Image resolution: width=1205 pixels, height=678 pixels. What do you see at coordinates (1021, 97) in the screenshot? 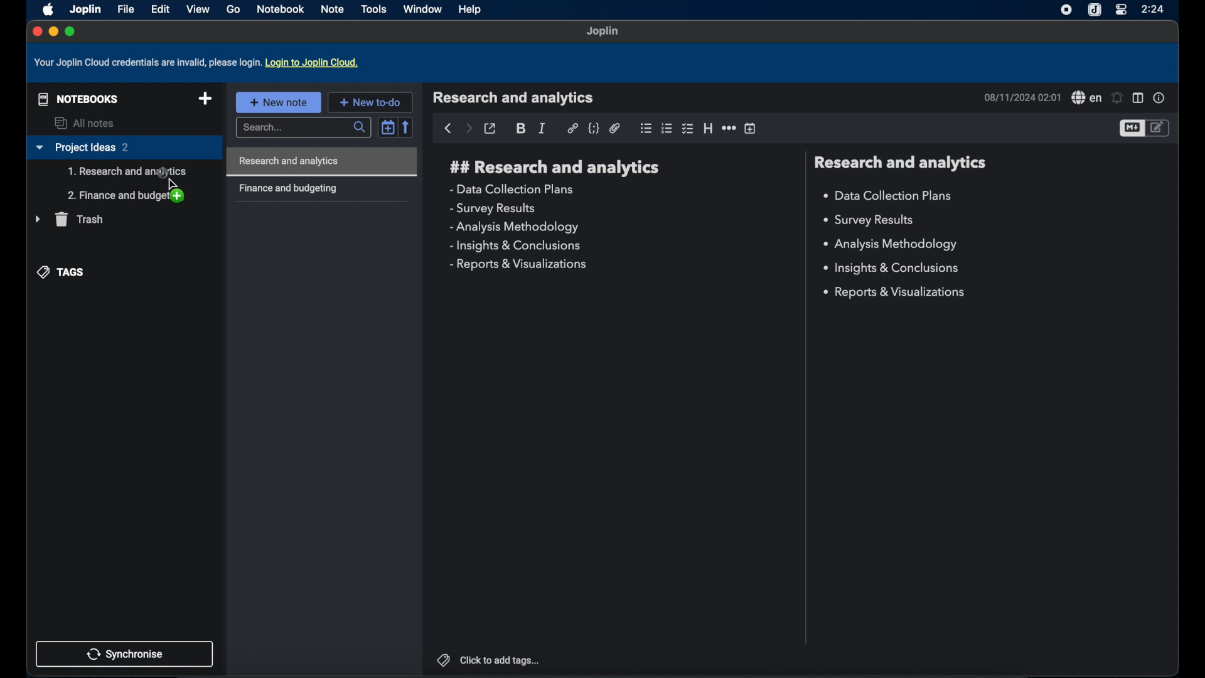
I see `date and time(08/11/2024 02:01)` at bounding box center [1021, 97].